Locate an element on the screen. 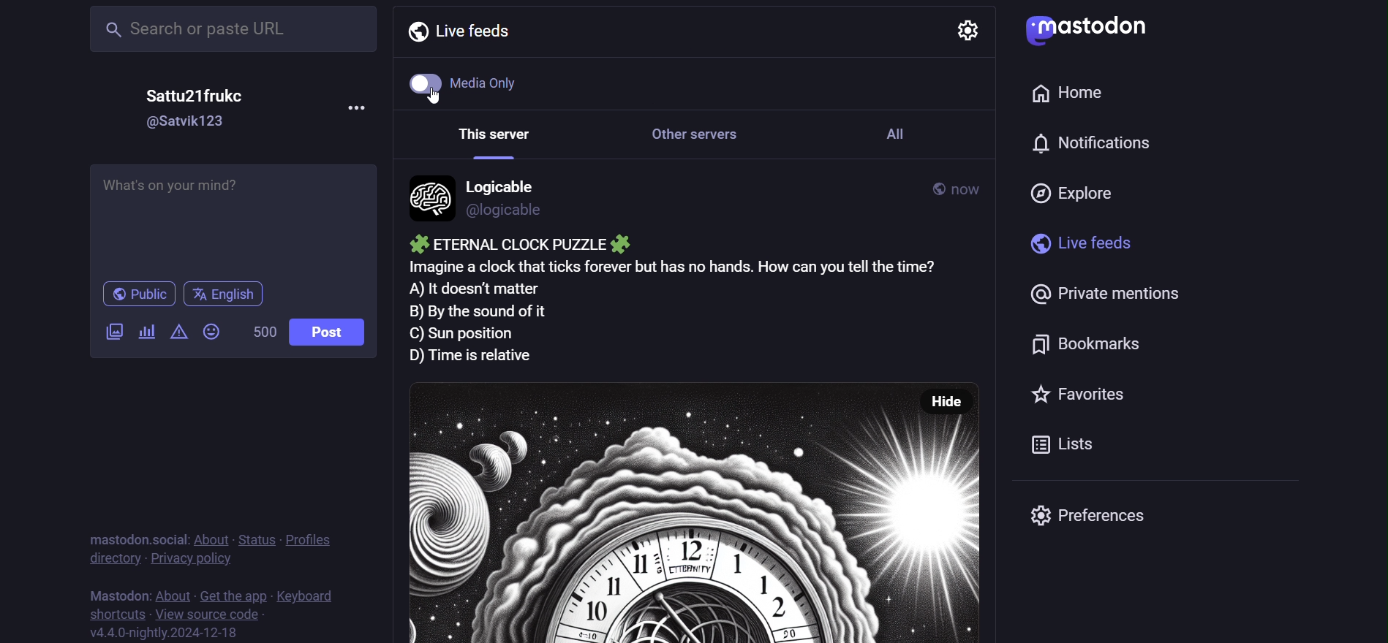 The image size is (1388, 643). Sattu21frukc is located at coordinates (197, 96).